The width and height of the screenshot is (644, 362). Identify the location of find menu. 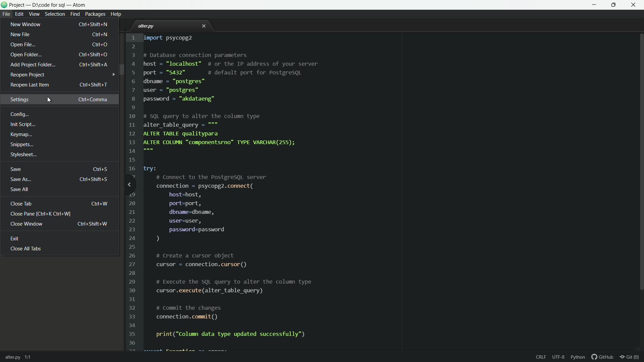
(75, 14).